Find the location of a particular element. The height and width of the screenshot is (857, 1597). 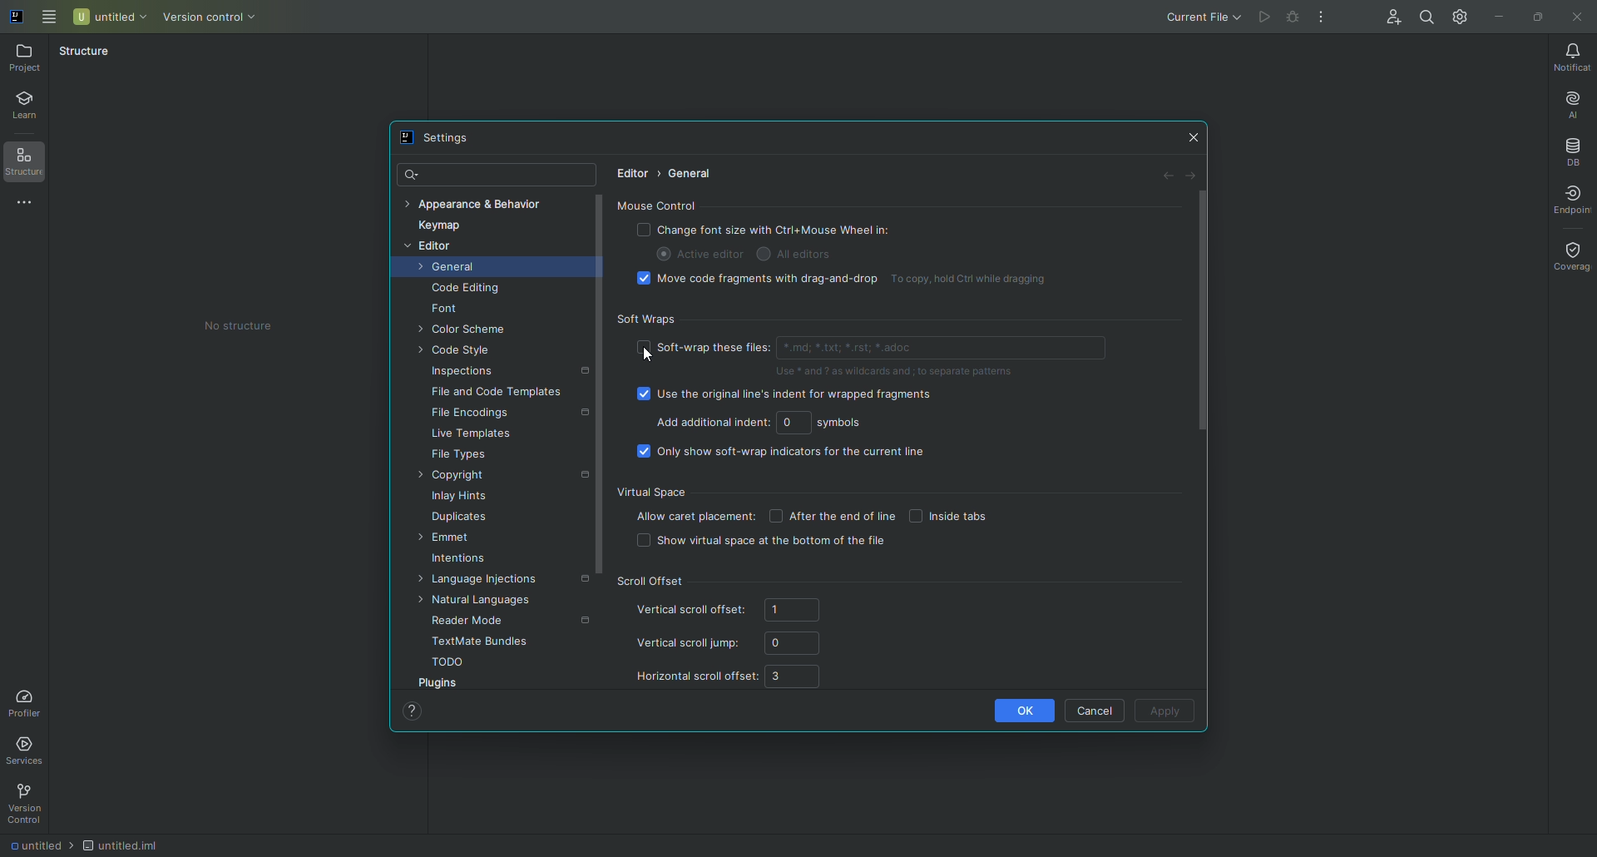

Previous is located at coordinates (1166, 177).